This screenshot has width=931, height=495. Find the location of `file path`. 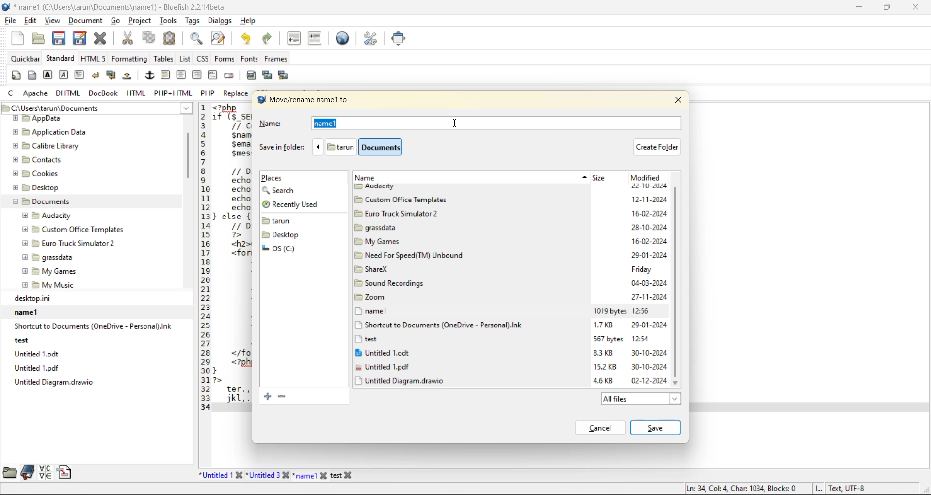

file path is located at coordinates (365, 147).